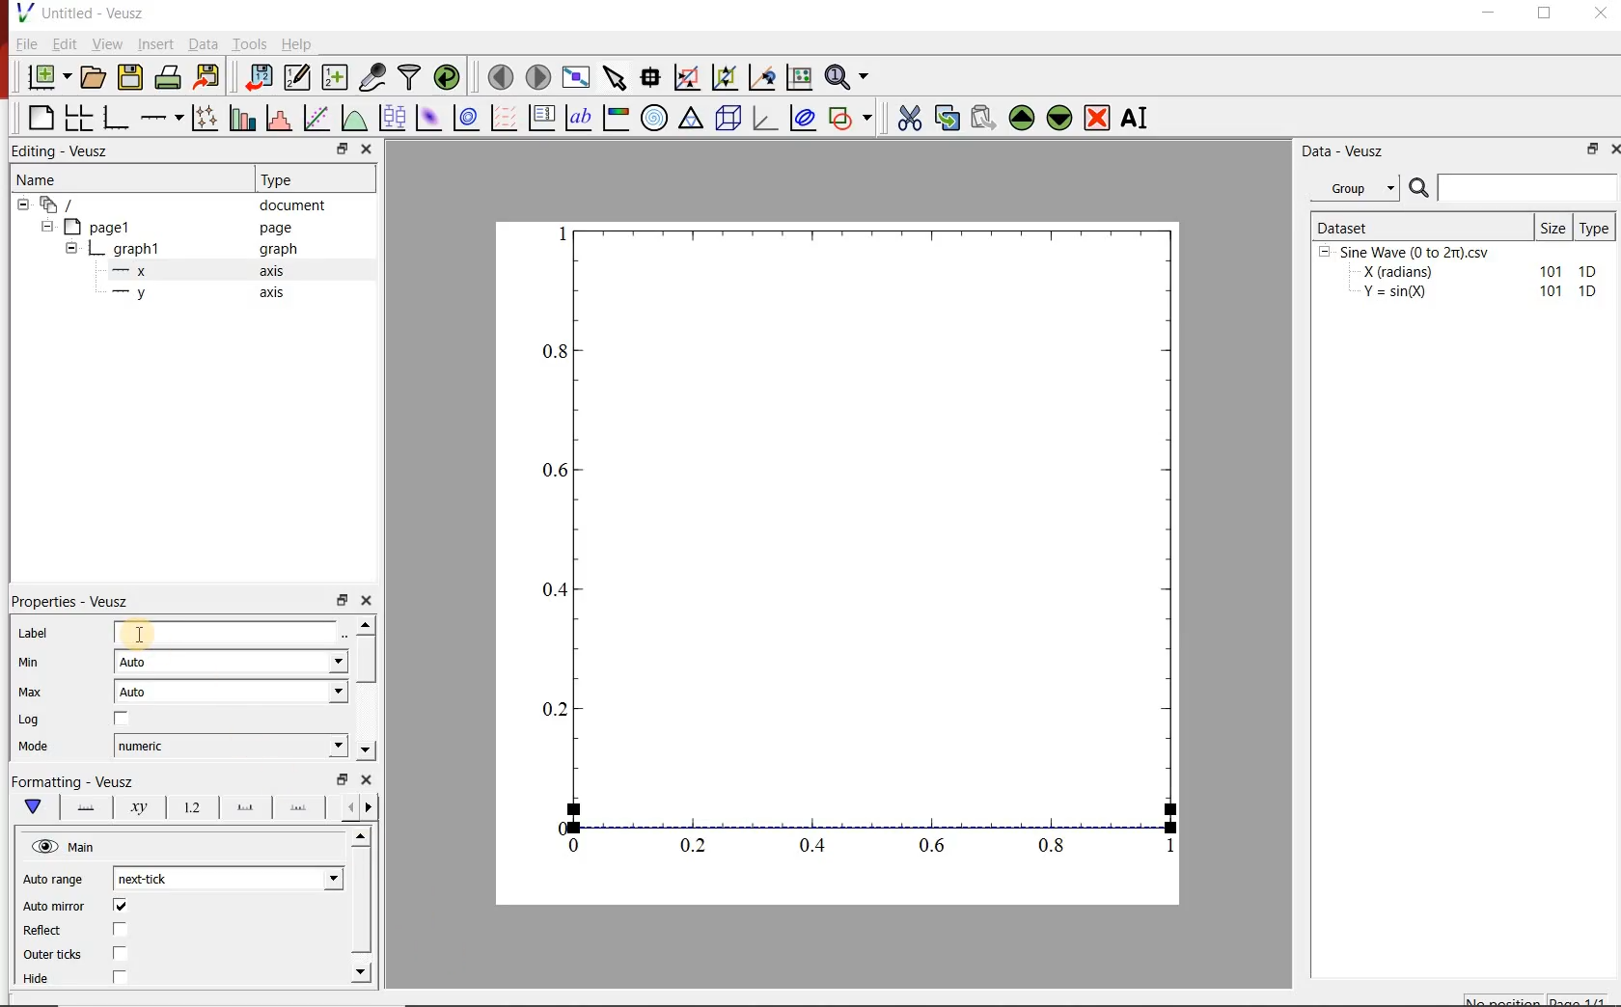  What do you see at coordinates (296, 44) in the screenshot?
I see `Help` at bounding box center [296, 44].